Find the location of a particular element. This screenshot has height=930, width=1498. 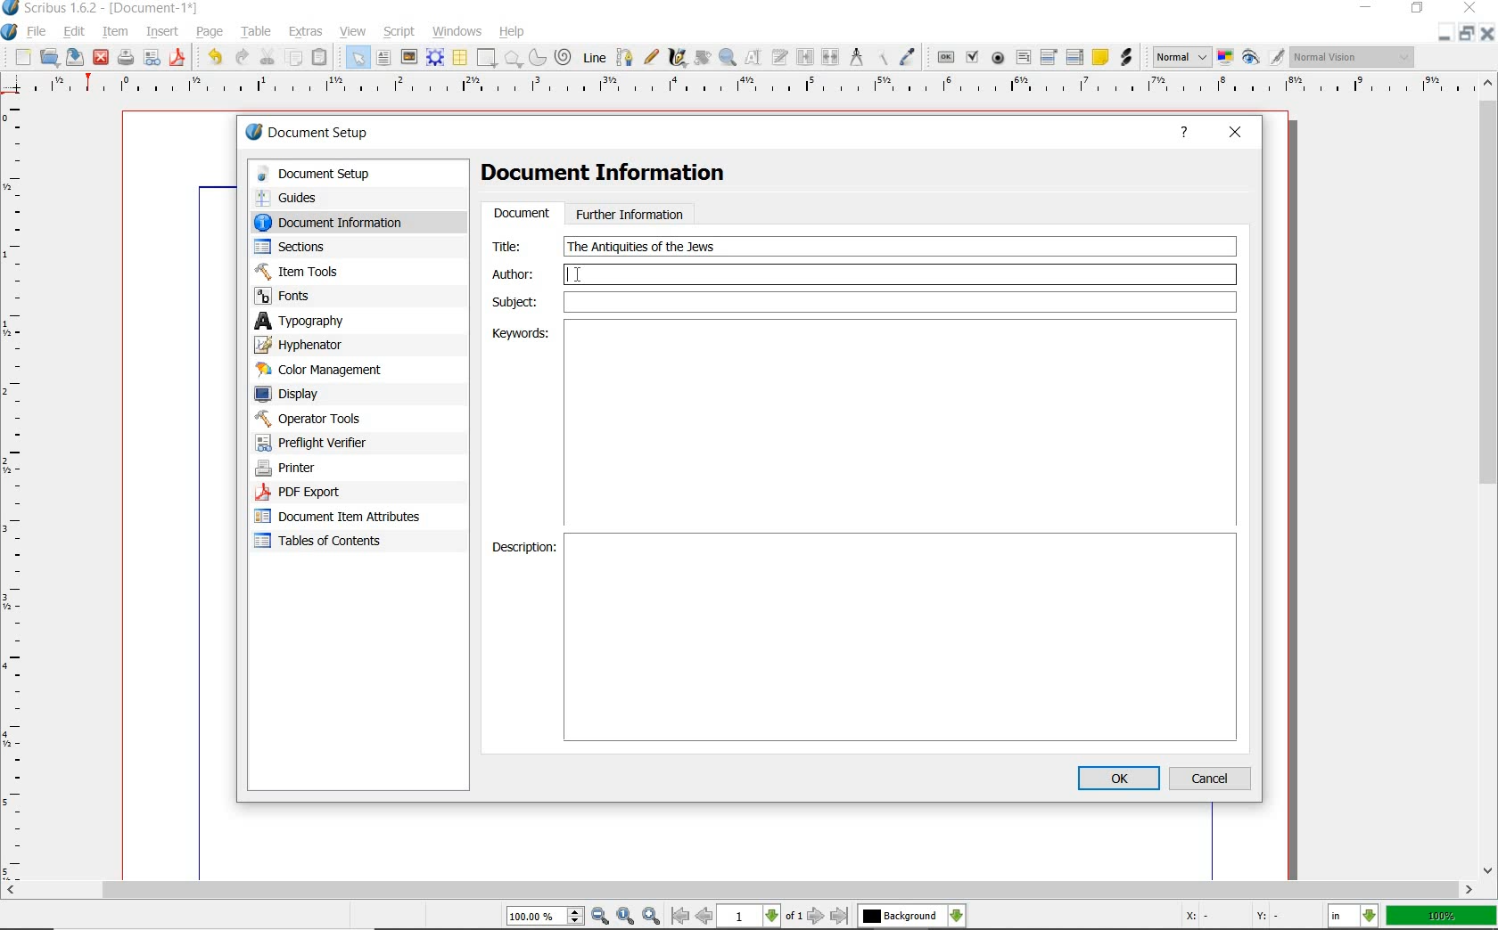

preflight verifier is located at coordinates (152, 59).